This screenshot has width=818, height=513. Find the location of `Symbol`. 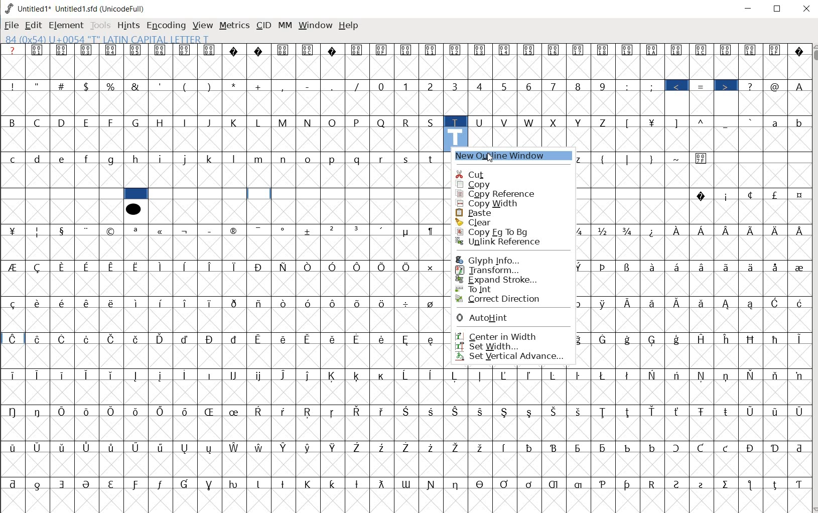

Symbol is located at coordinates (334, 376).